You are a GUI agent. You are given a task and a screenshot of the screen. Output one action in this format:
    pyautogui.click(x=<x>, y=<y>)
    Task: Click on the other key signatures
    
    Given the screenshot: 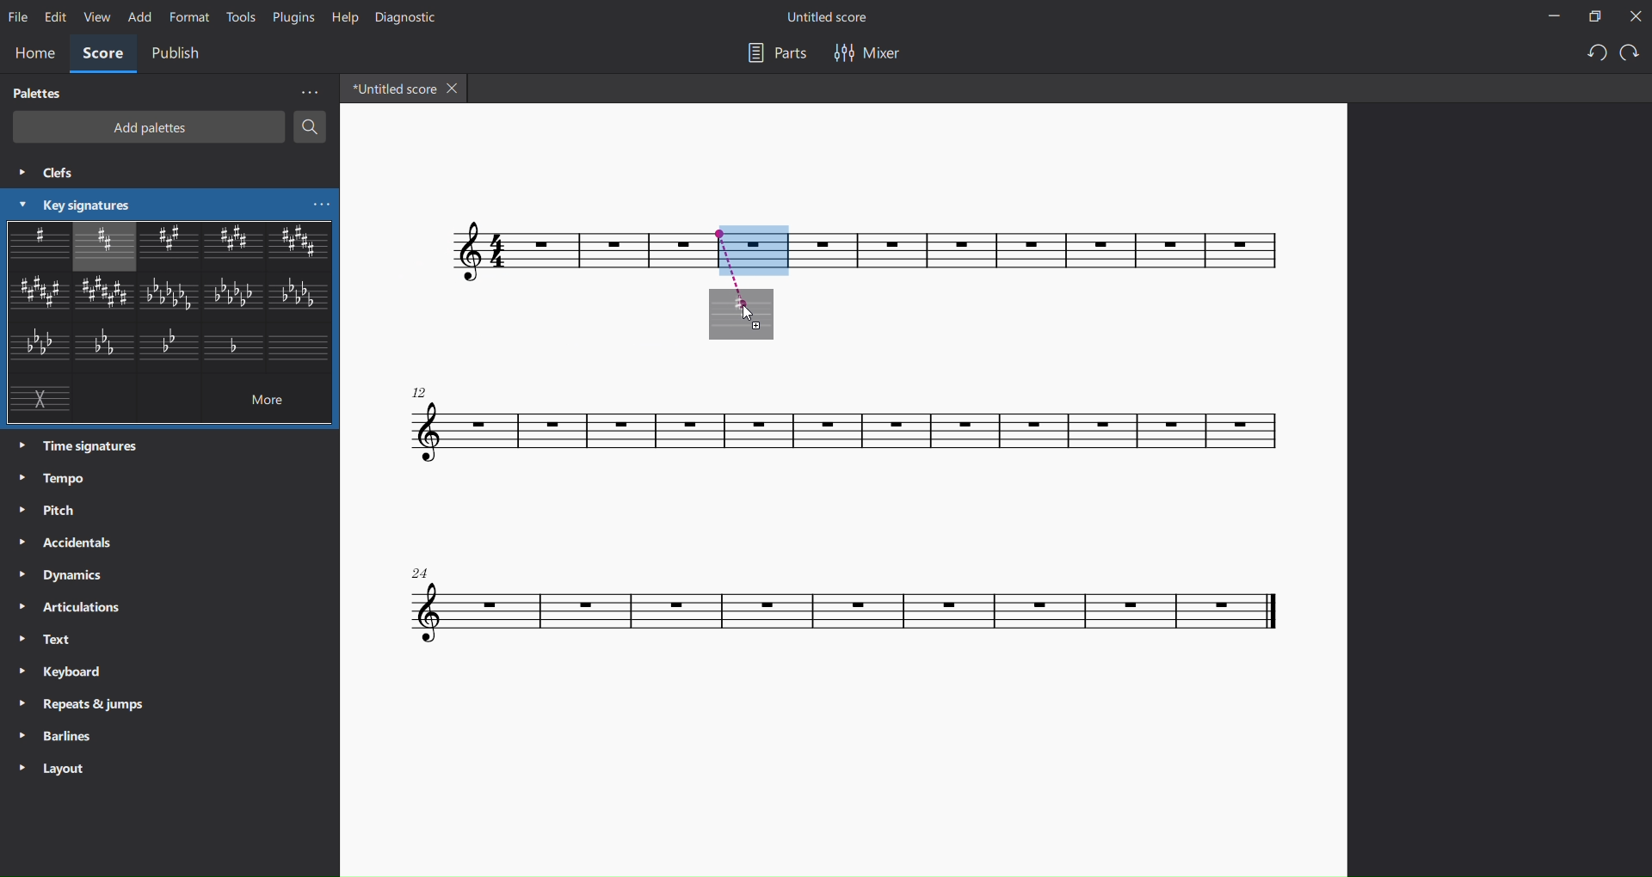 What is the action you would take?
    pyautogui.click(x=102, y=373)
    